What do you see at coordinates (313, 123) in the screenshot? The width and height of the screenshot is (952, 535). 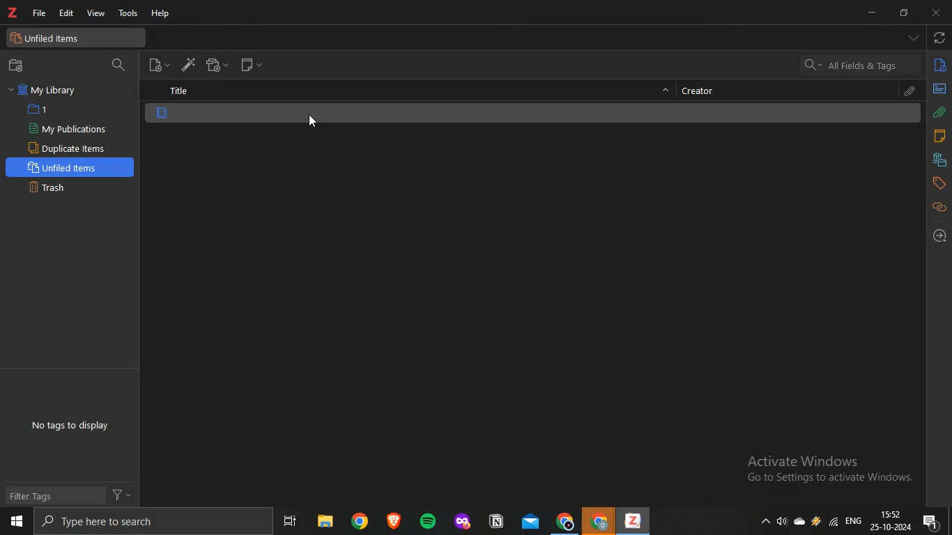 I see `cursor` at bounding box center [313, 123].